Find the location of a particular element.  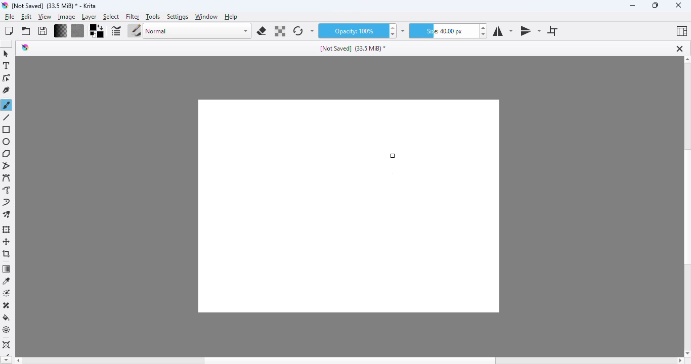

ellipse tool is located at coordinates (7, 142).